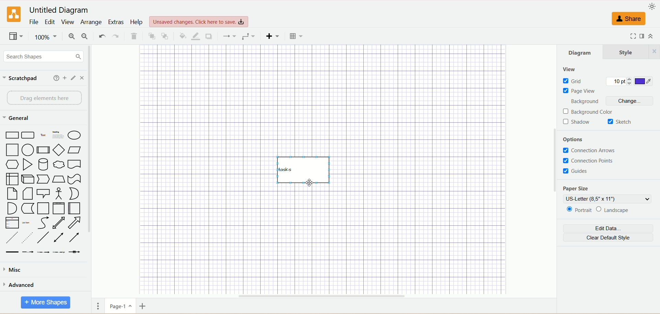 This screenshot has height=314, width=660. I want to click on vertical scroll bar, so click(91, 171).